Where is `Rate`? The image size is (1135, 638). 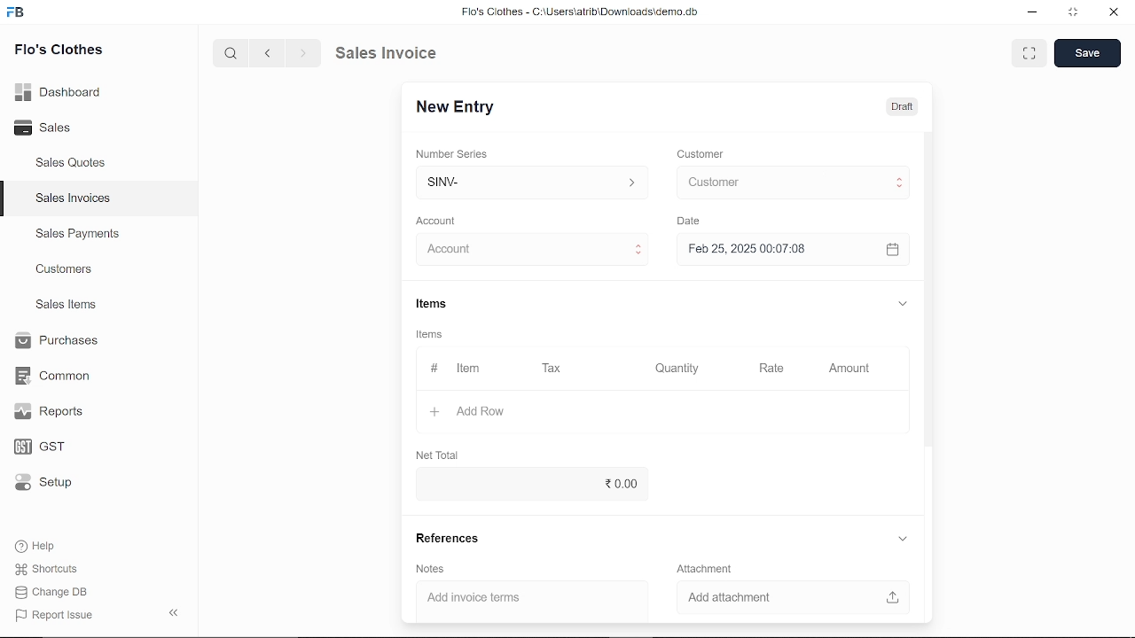 Rate is located at coordinates (754, 369).